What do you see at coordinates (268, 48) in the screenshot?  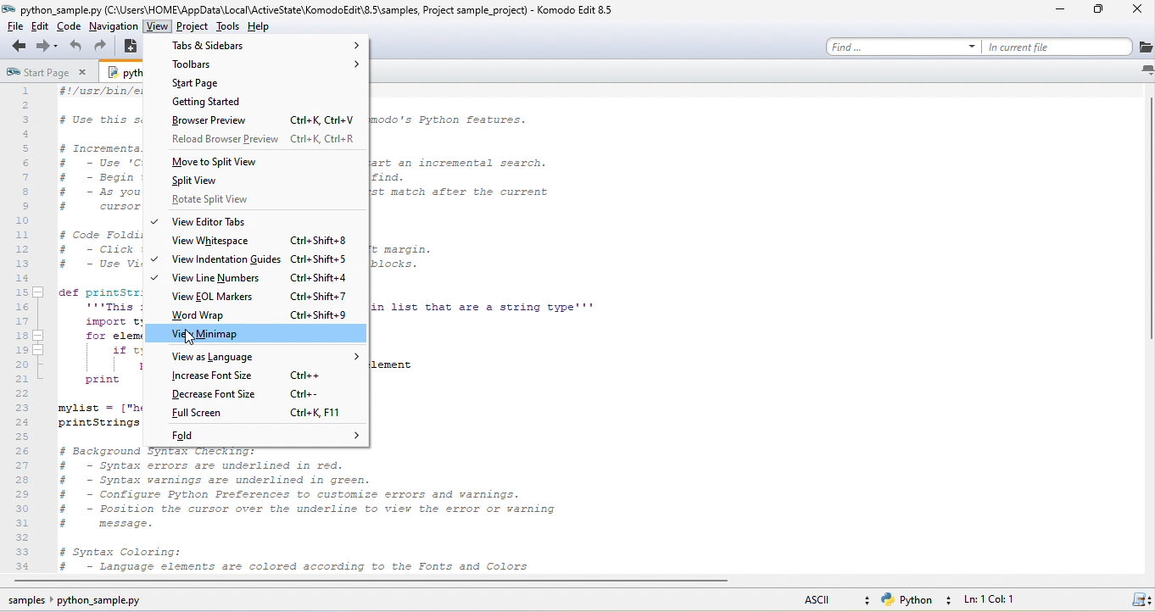 I see `tab and sidebar` at bounding box center [268, 48].